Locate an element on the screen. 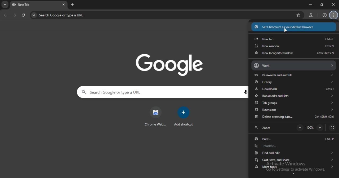 Image resolution: width=339 pixels, height=178 pixels. search labs is located at coordinates (311, 15).